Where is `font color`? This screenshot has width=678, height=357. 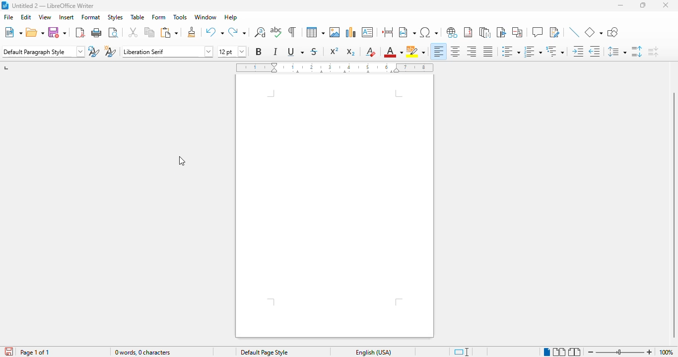 font color is located at coordinates (393, 52).